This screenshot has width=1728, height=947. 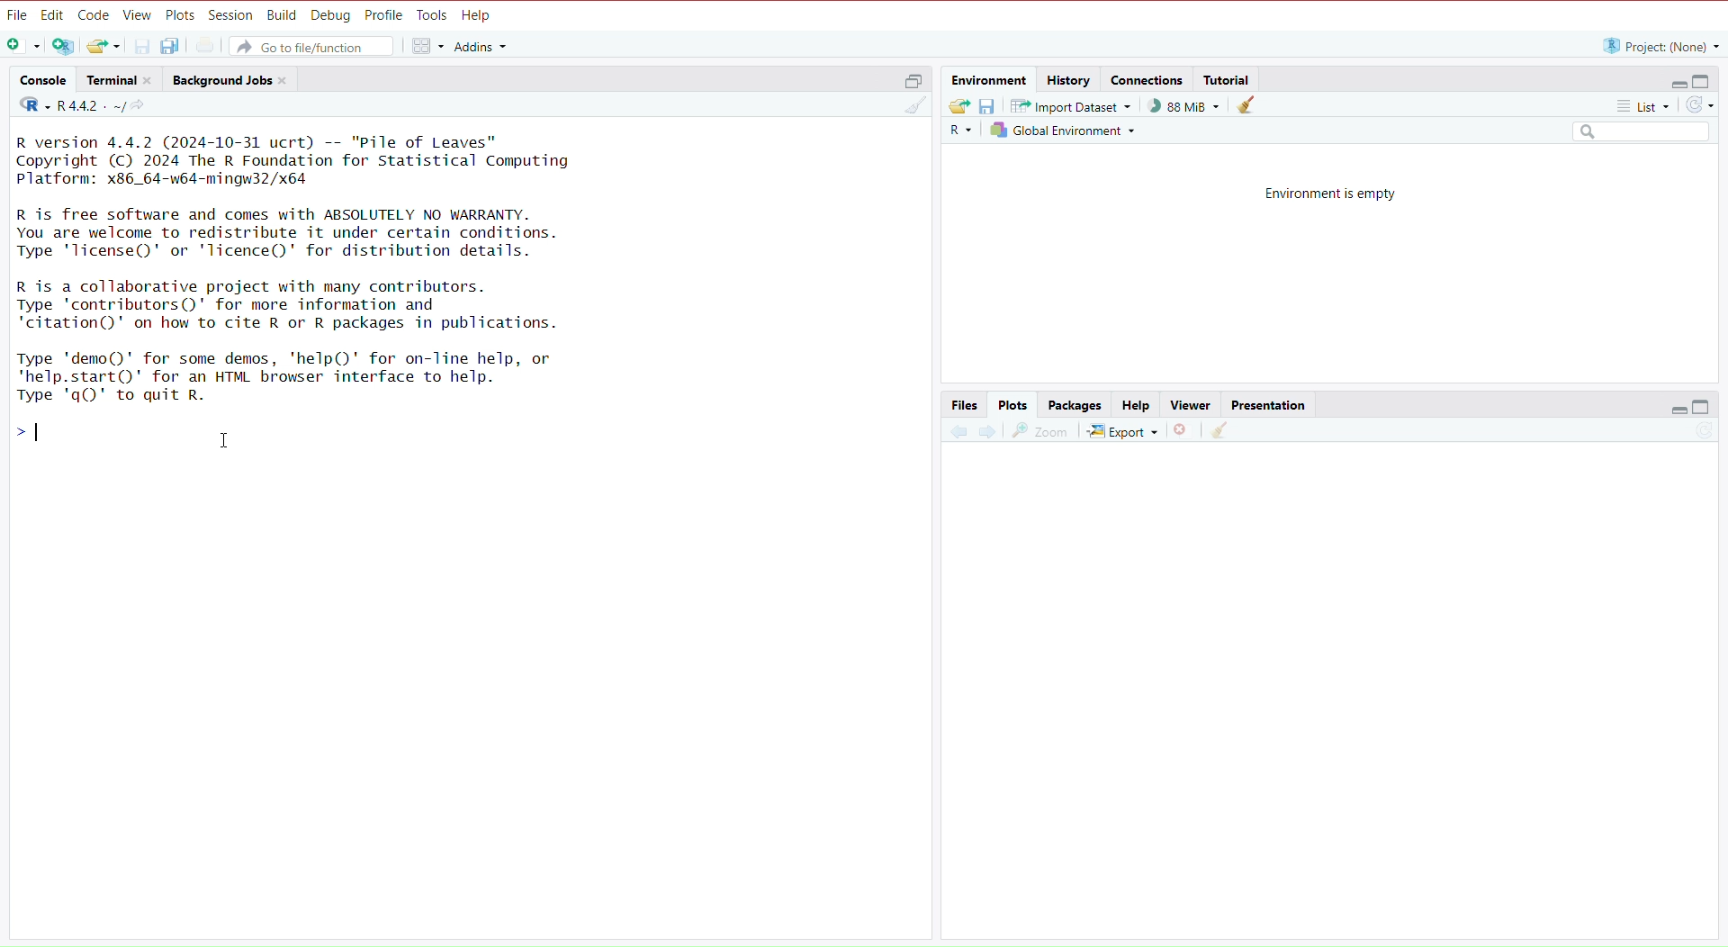 What do you see at coordinates (1704, 79) in the screenshot?
I see `Full Height` at bounding box center [1704, 79].